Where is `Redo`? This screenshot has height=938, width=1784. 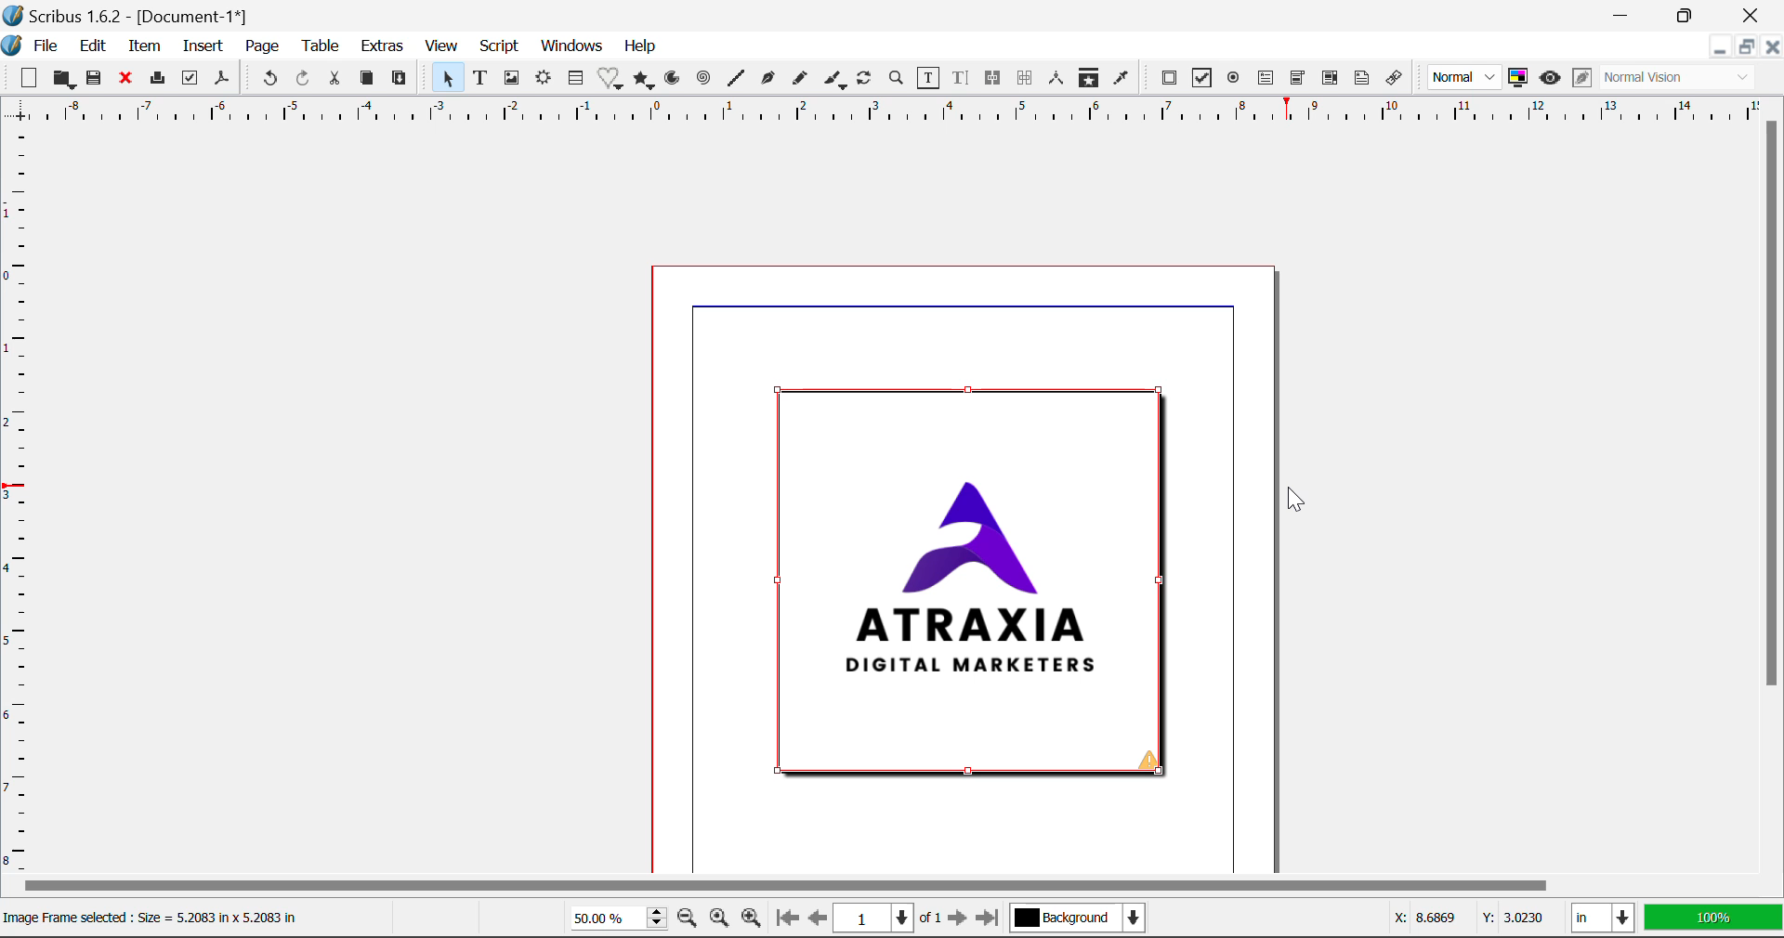 Redo is located at coordinates (305, 80).